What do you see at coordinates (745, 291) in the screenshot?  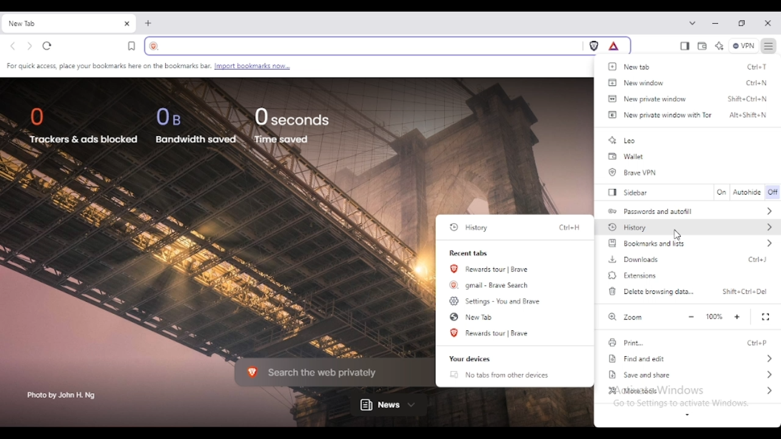 I see `shortcut for delete browsing data` at bounding box center [745, 291].